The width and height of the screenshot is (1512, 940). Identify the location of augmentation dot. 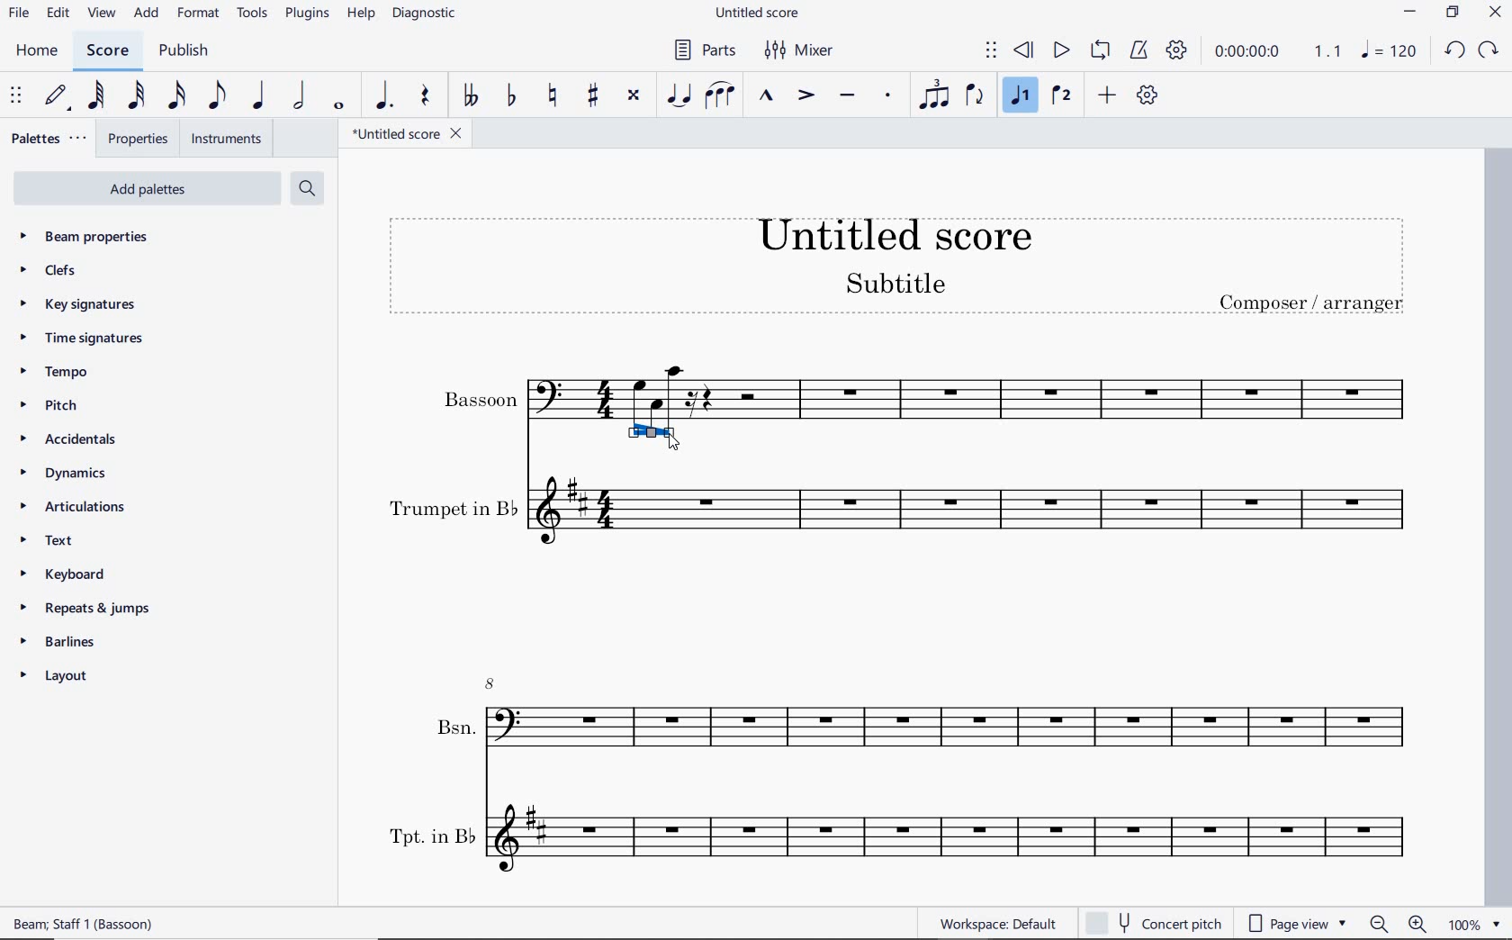
(384, 95).